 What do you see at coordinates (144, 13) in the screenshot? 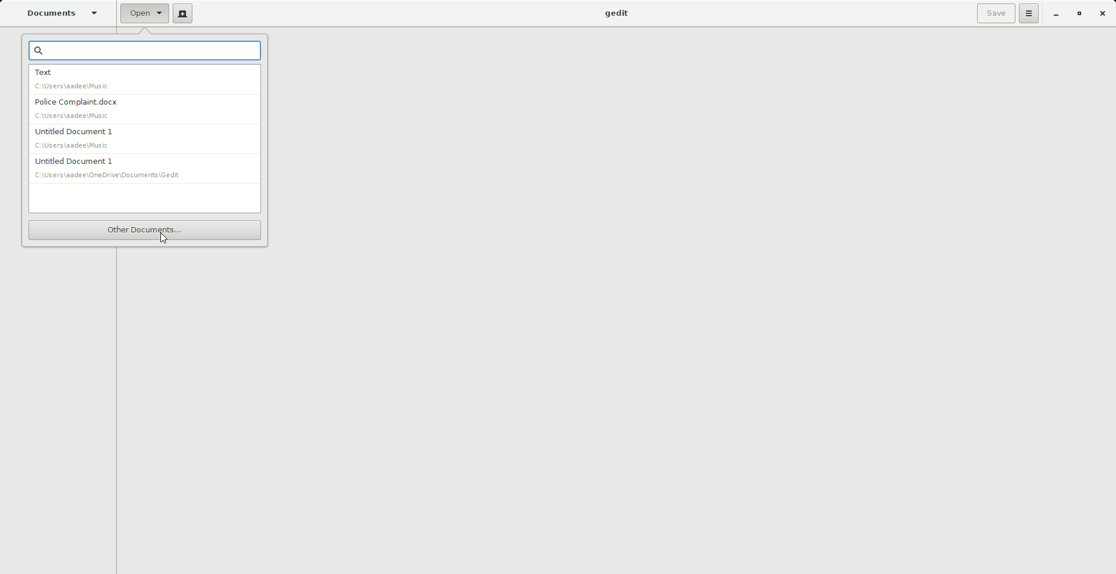
I see `Open` at bounding box center [144, 13].